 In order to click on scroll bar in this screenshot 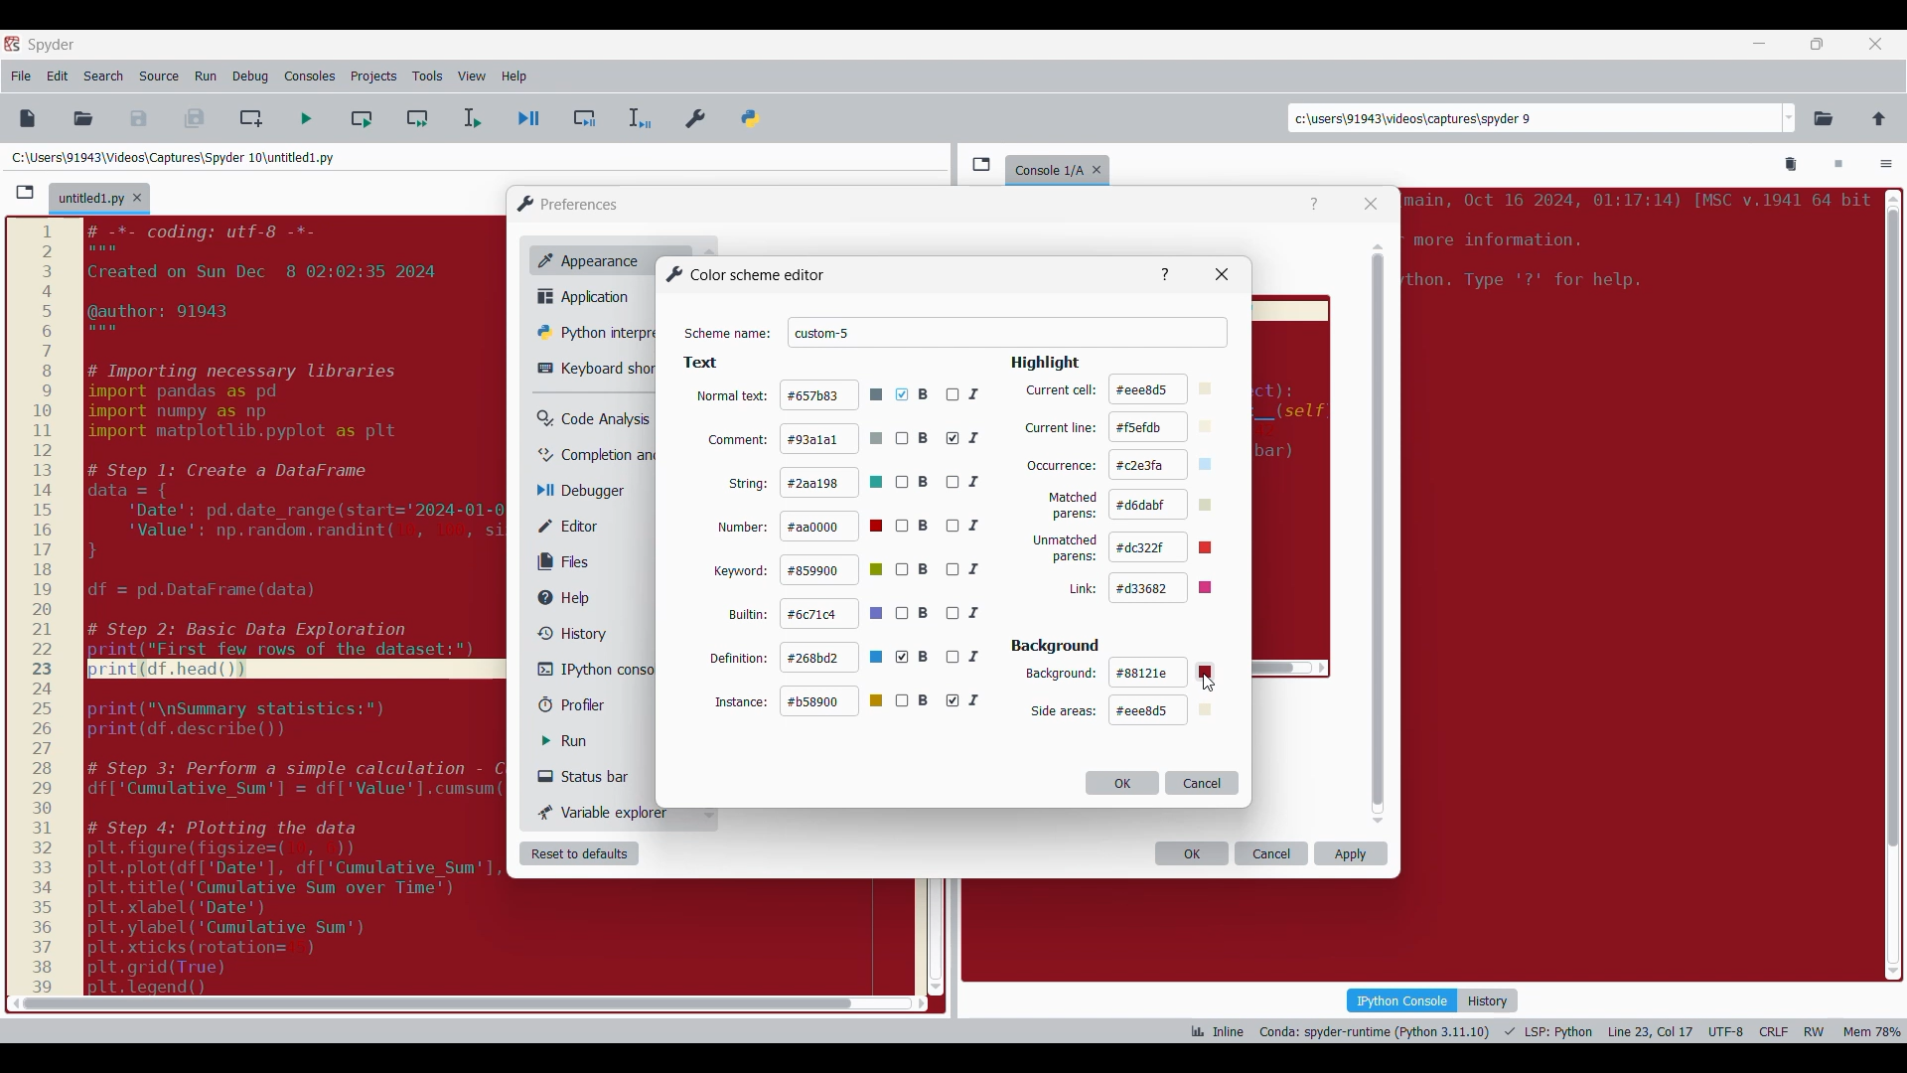, I will do `click(431, 1002)`.